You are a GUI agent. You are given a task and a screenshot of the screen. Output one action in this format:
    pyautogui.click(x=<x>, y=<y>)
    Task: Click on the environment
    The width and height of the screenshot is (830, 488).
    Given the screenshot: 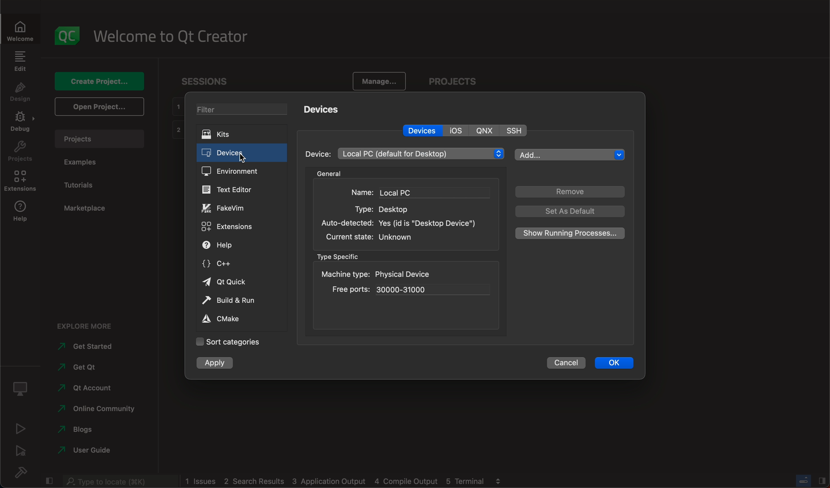 What is the action you would take?
    pyautogui.click(x=241, y=172)
    